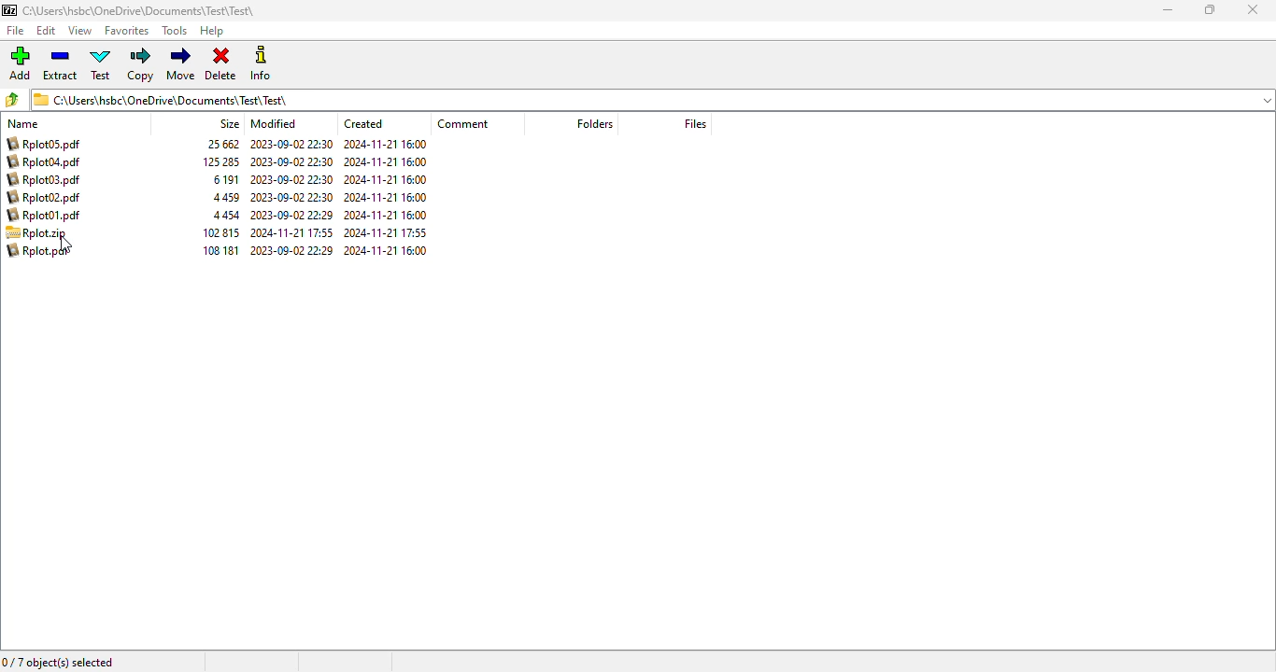  I want to click on close, so click(1252, 9).